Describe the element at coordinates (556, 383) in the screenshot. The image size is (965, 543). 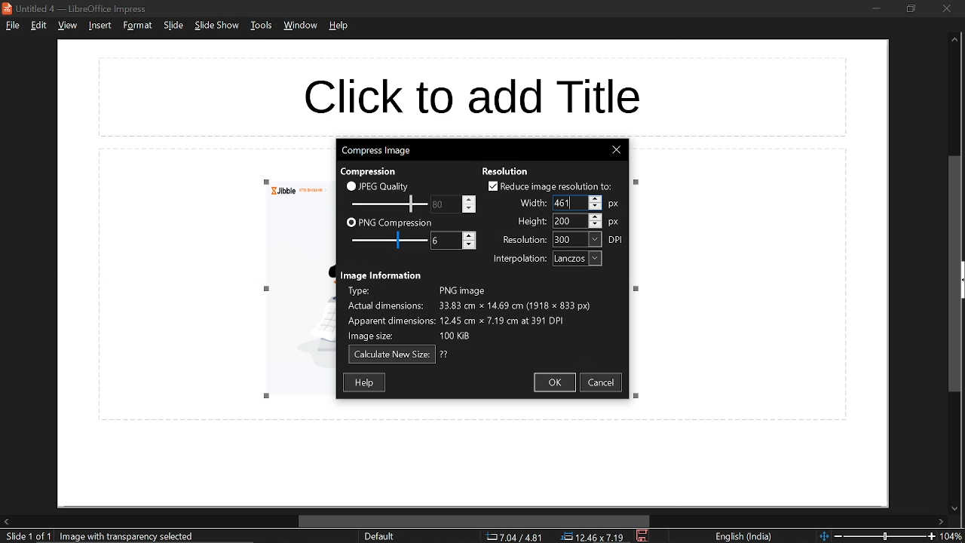
I see `ok` at that location.